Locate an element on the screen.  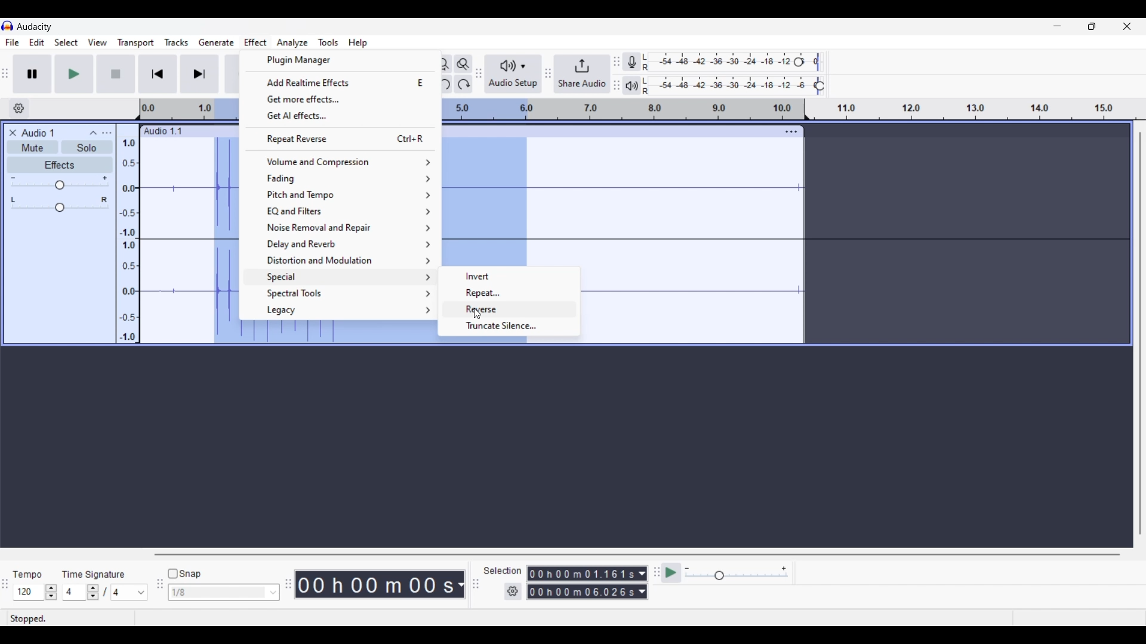
Collapse is located at coordinates (93, 133).